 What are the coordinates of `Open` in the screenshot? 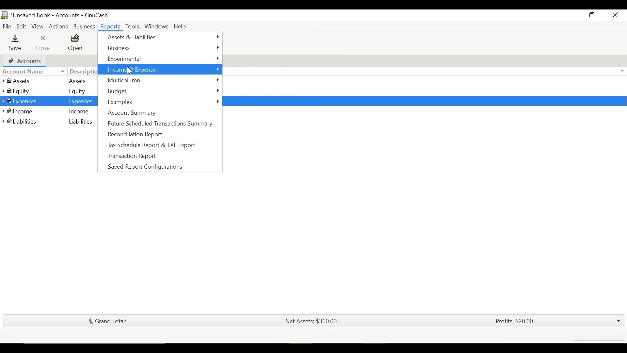 It's located at (75, 43).